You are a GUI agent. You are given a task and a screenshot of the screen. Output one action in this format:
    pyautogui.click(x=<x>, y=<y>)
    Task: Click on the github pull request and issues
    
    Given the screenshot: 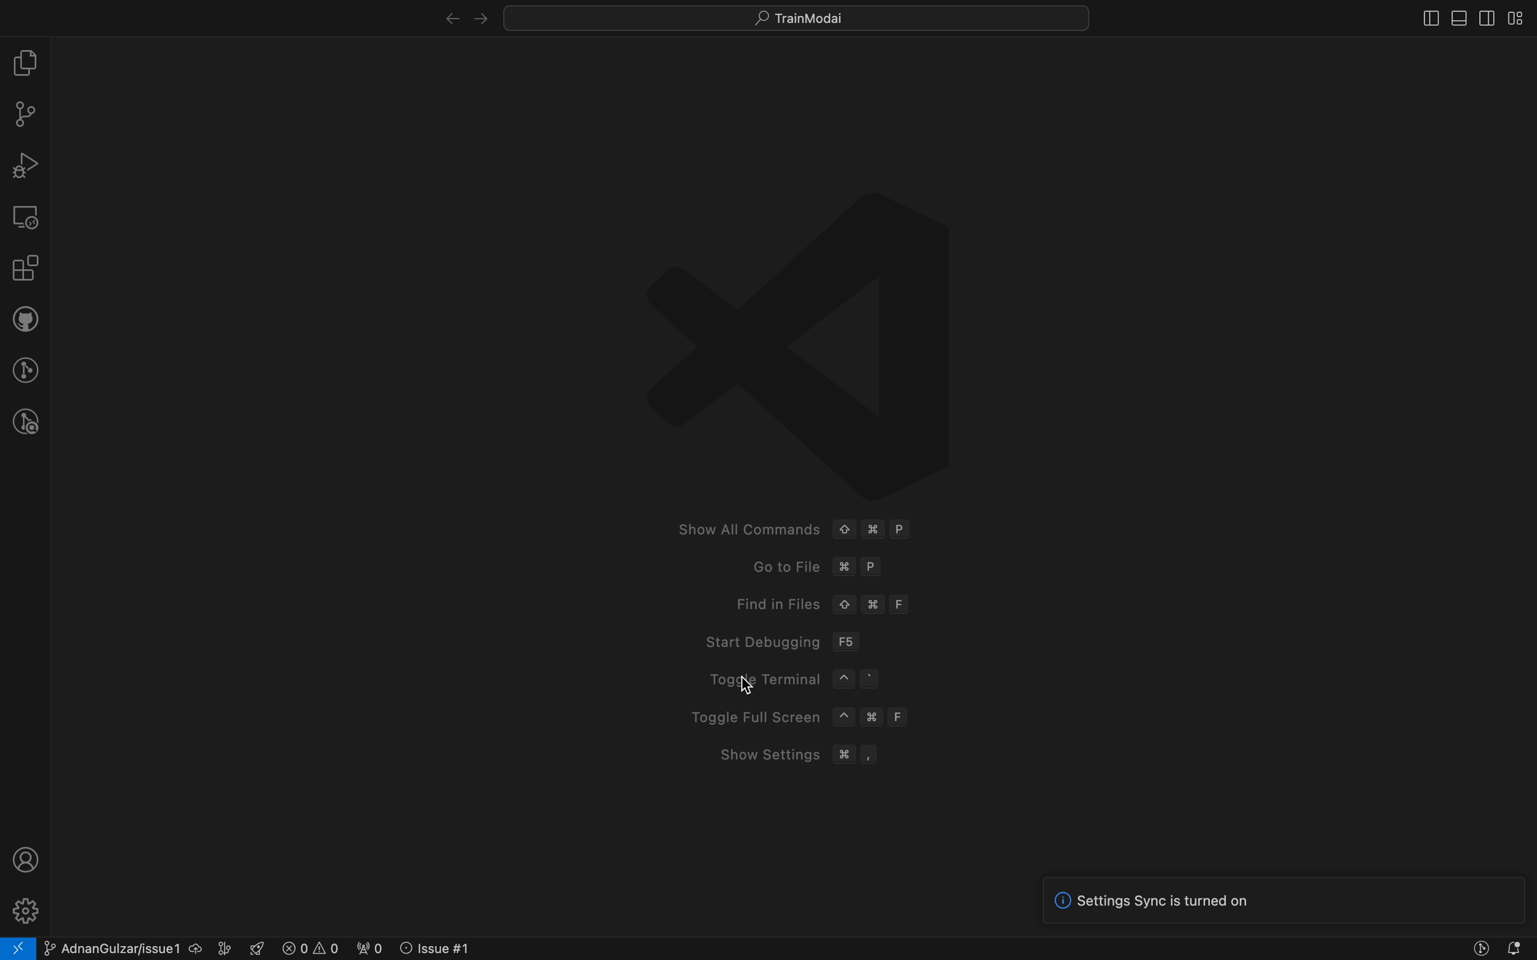 What is the action you would take?
    pyautogui.click(x=25, y=319)
    